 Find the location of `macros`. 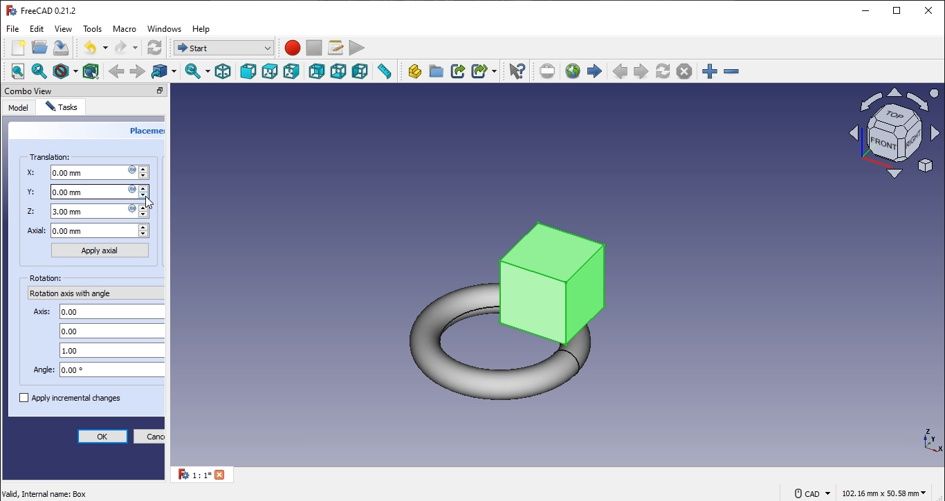

macros is located at coordinates (334, 48).